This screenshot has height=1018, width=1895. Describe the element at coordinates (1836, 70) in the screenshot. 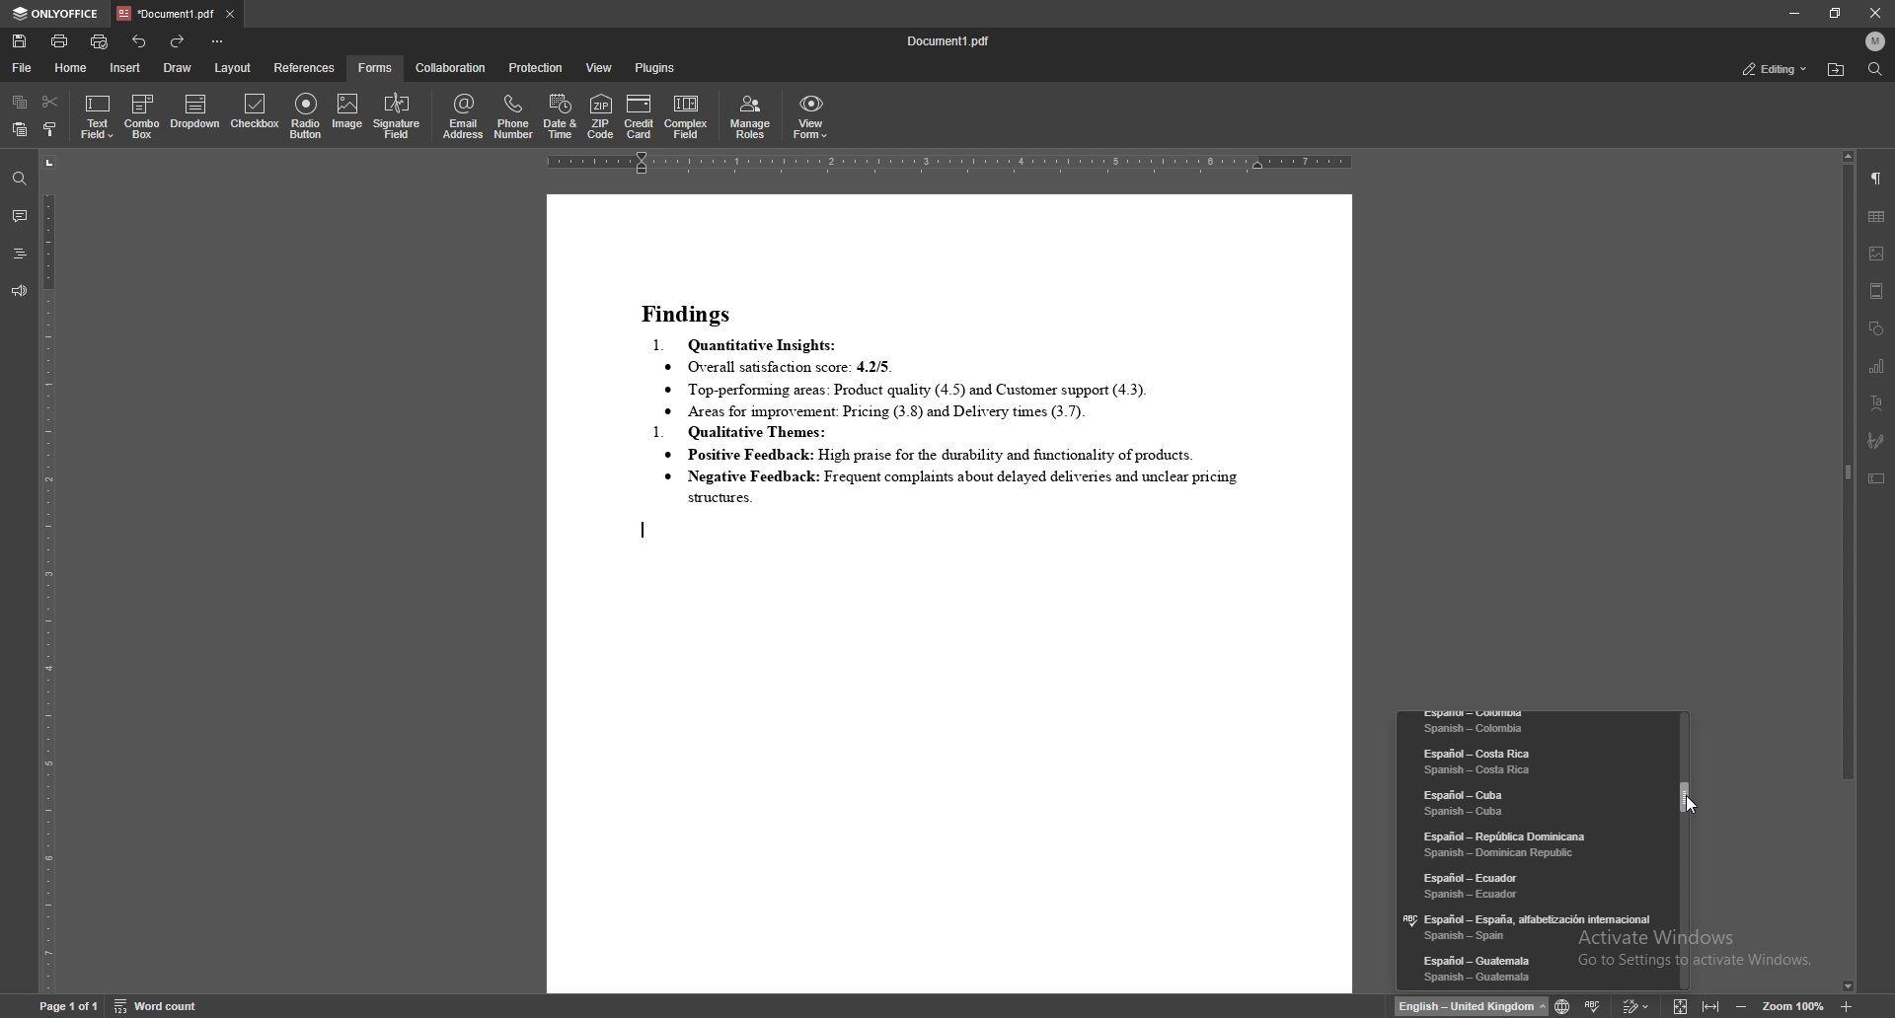

I see `locate file` at that location.